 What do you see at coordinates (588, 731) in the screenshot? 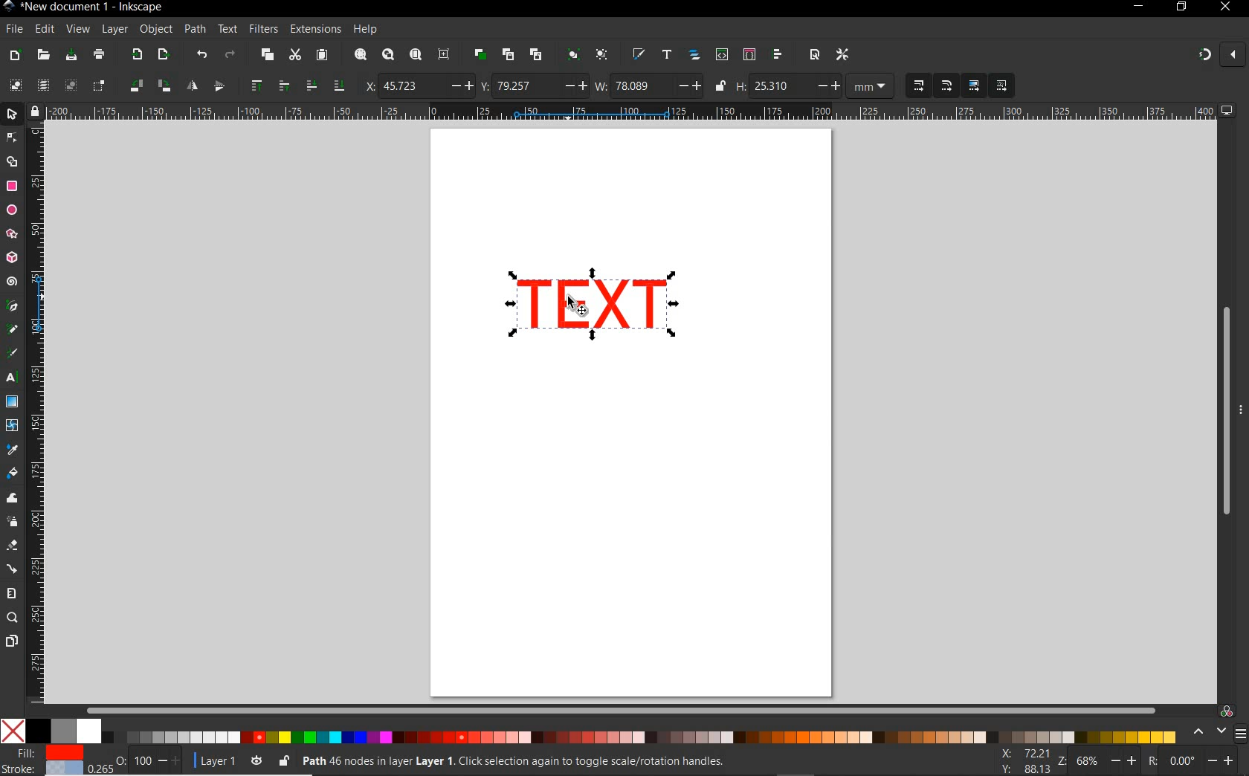
I see `COLOR MODE` at bounding box center [588, 731].